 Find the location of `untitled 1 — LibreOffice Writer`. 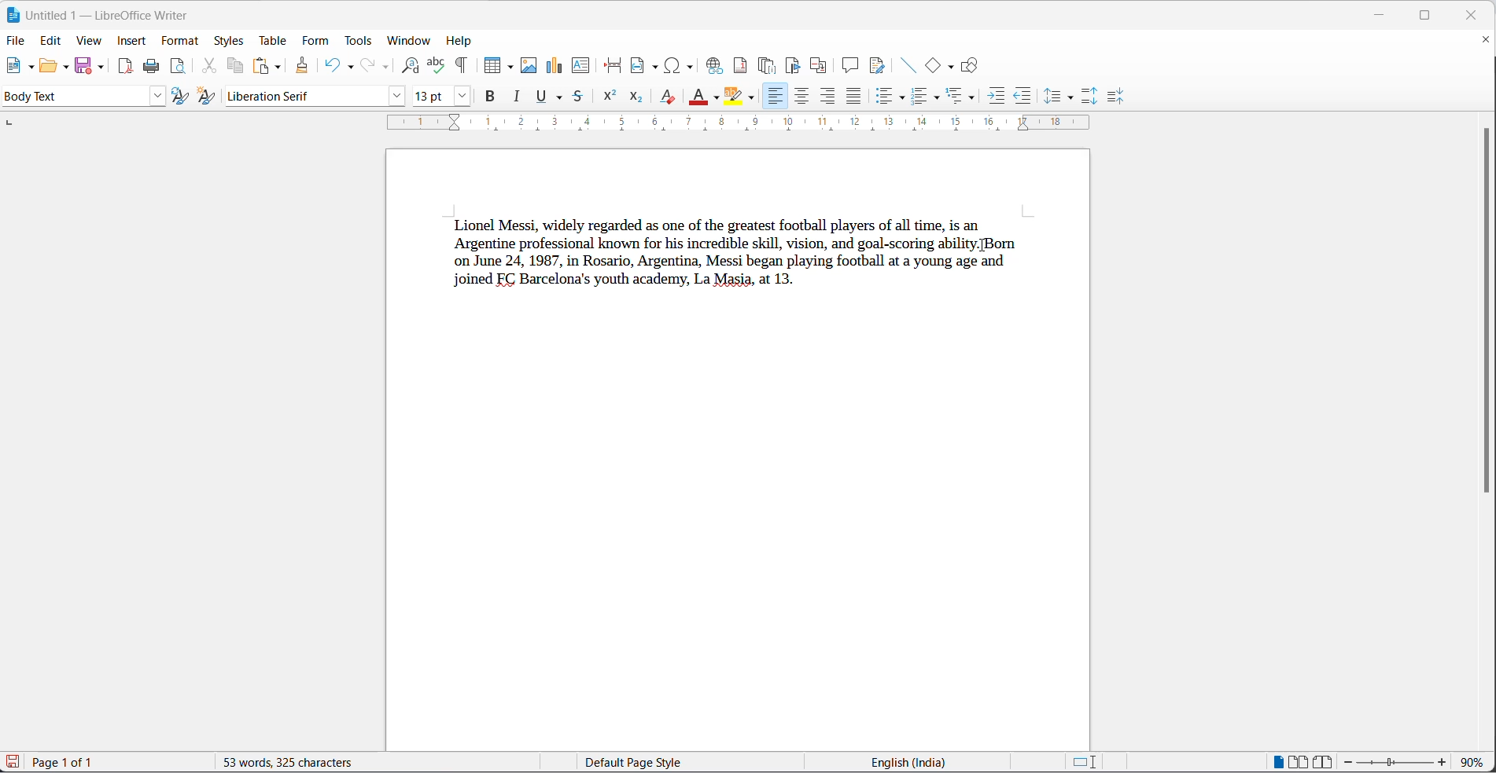

untitled 1 — LibreOffice Writer is located at coordinates (116, 17).